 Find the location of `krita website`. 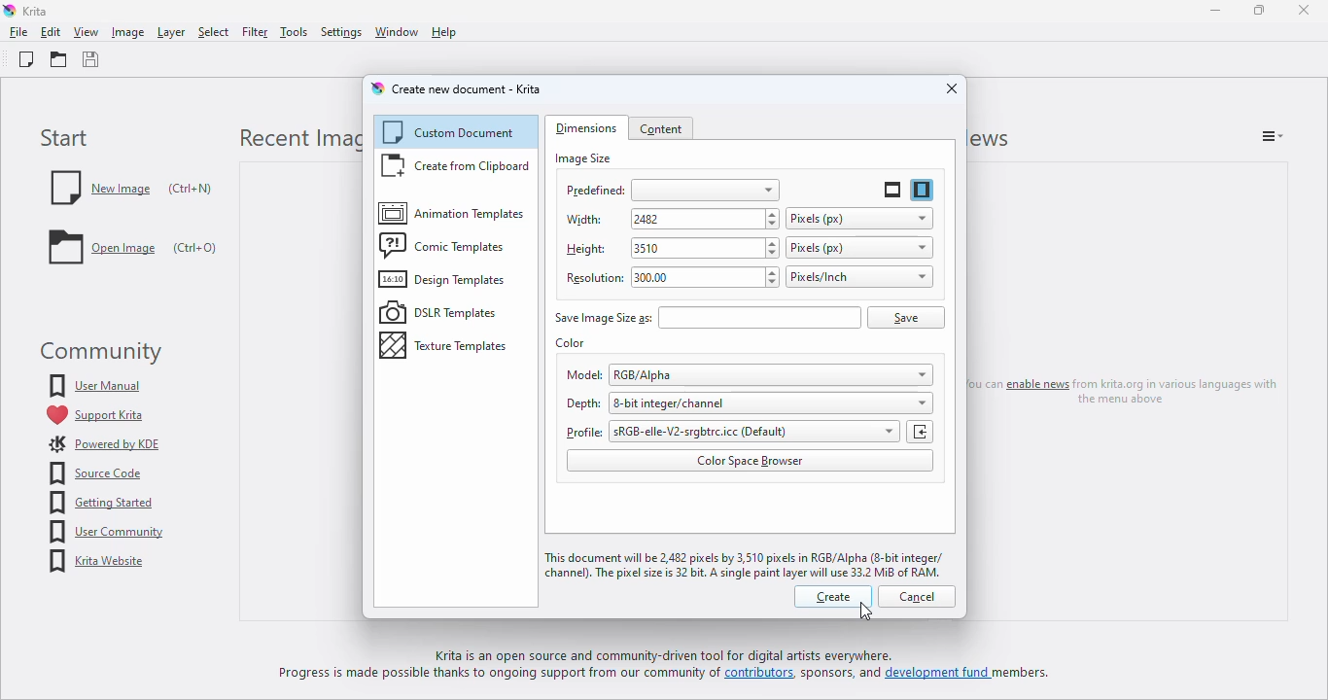

krita website is located at coordinates (98, 562).